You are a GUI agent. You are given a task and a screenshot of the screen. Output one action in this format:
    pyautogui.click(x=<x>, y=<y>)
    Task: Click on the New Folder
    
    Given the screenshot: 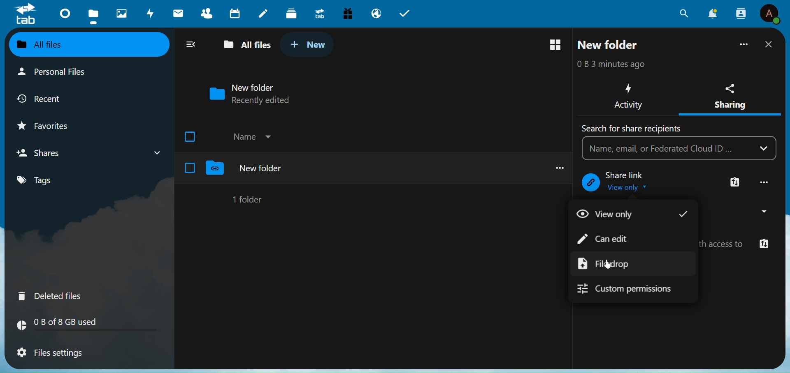 What is the action you would take?
    pyautogui.click(x=255, y=87)
    